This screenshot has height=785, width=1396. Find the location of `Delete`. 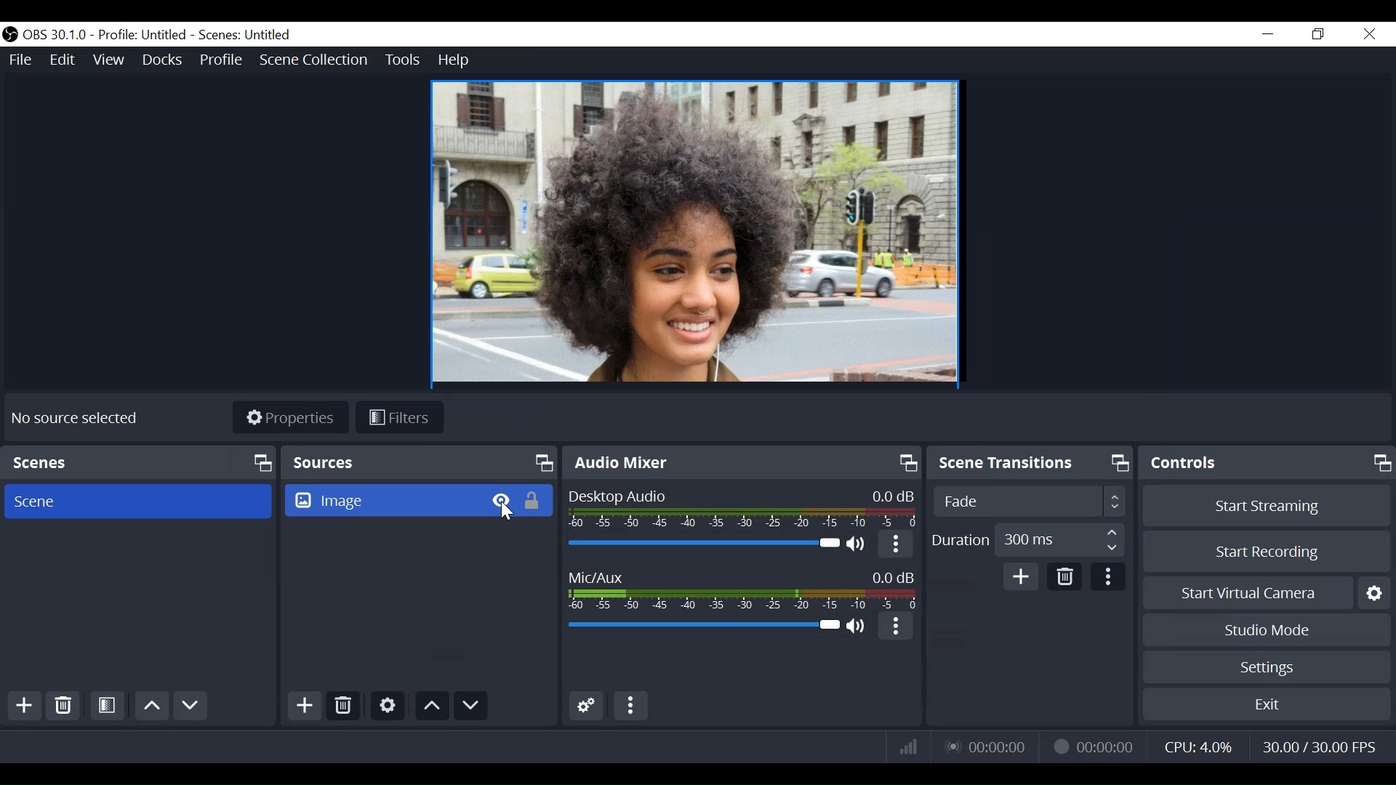

Delete is located at coordinates (63, 706).